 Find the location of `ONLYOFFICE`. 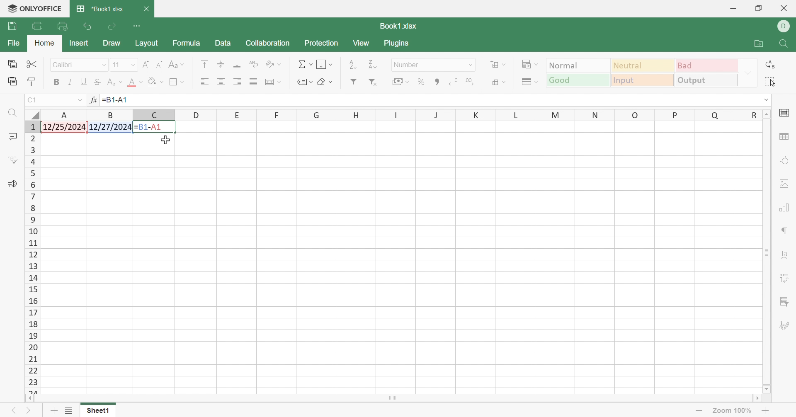

ONLYOFFICE is located at coordinates (33, 10).